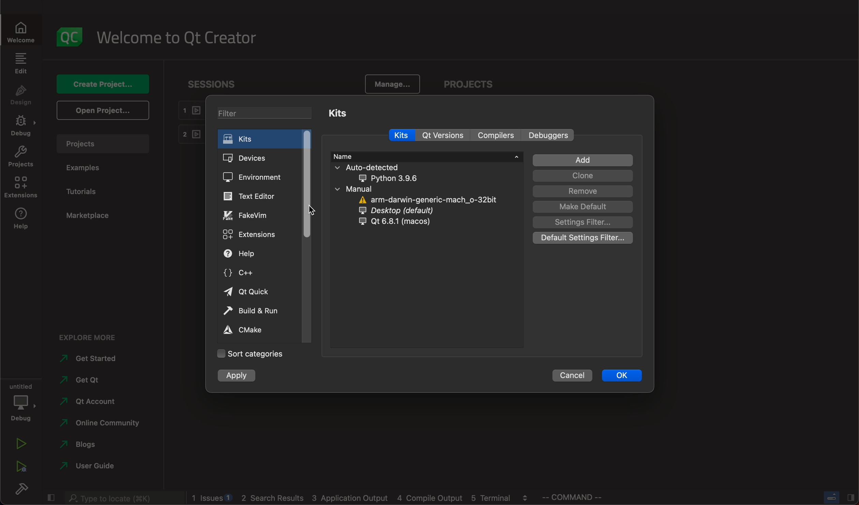 The height and width of the screenshot is (505, 859). Describe the element at coordinates (89, 466) in the screenshot. I see `use guide` at that location.